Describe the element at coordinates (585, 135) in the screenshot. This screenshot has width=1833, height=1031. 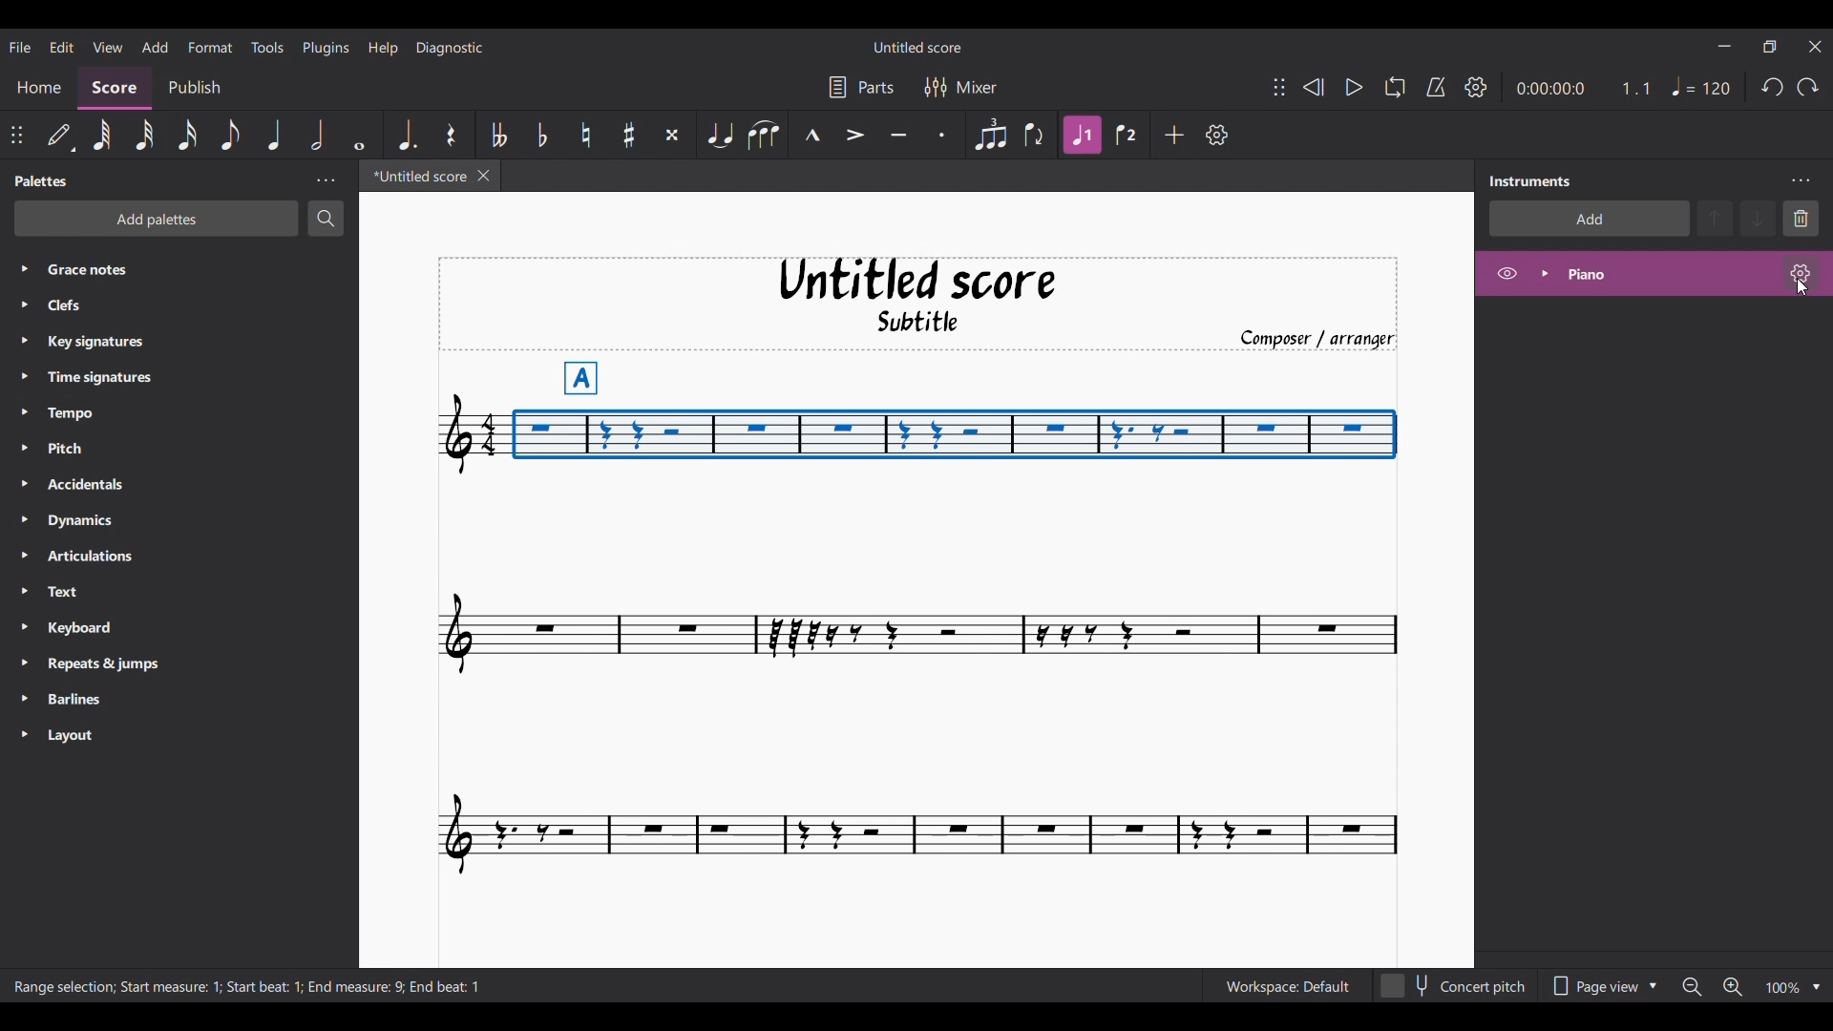
I see `Toggle natural` at that location.